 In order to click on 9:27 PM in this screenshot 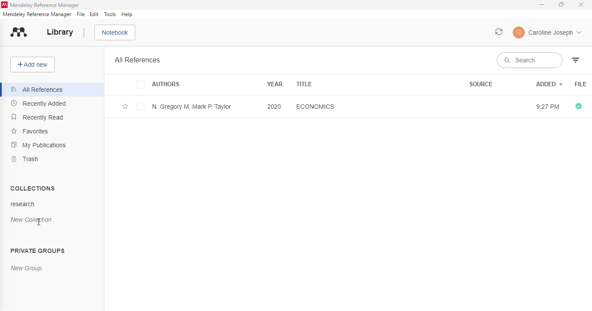, I will do `click(546, 107)`.